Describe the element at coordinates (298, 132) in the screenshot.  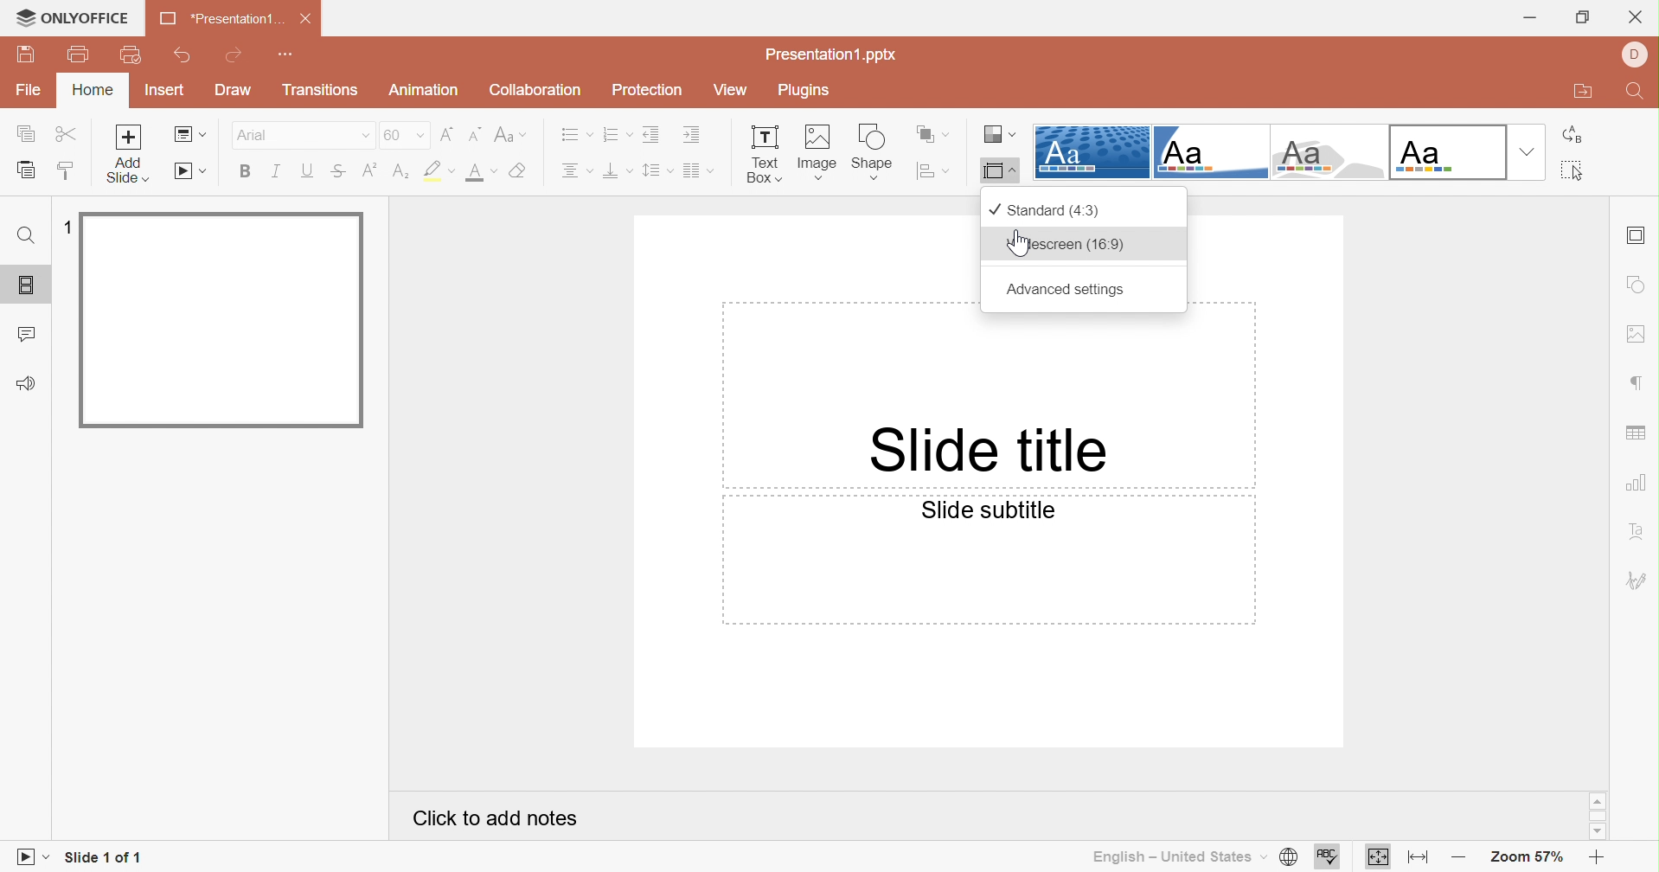
I see `Font` at that location.